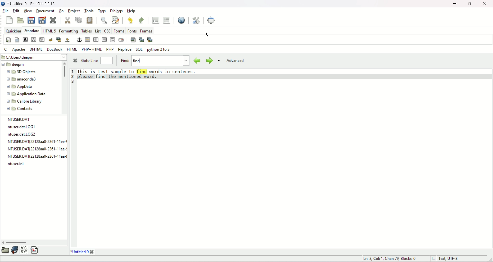 This screenshot has height=262, width=493. I want to click on insert image, so click(132, 40).